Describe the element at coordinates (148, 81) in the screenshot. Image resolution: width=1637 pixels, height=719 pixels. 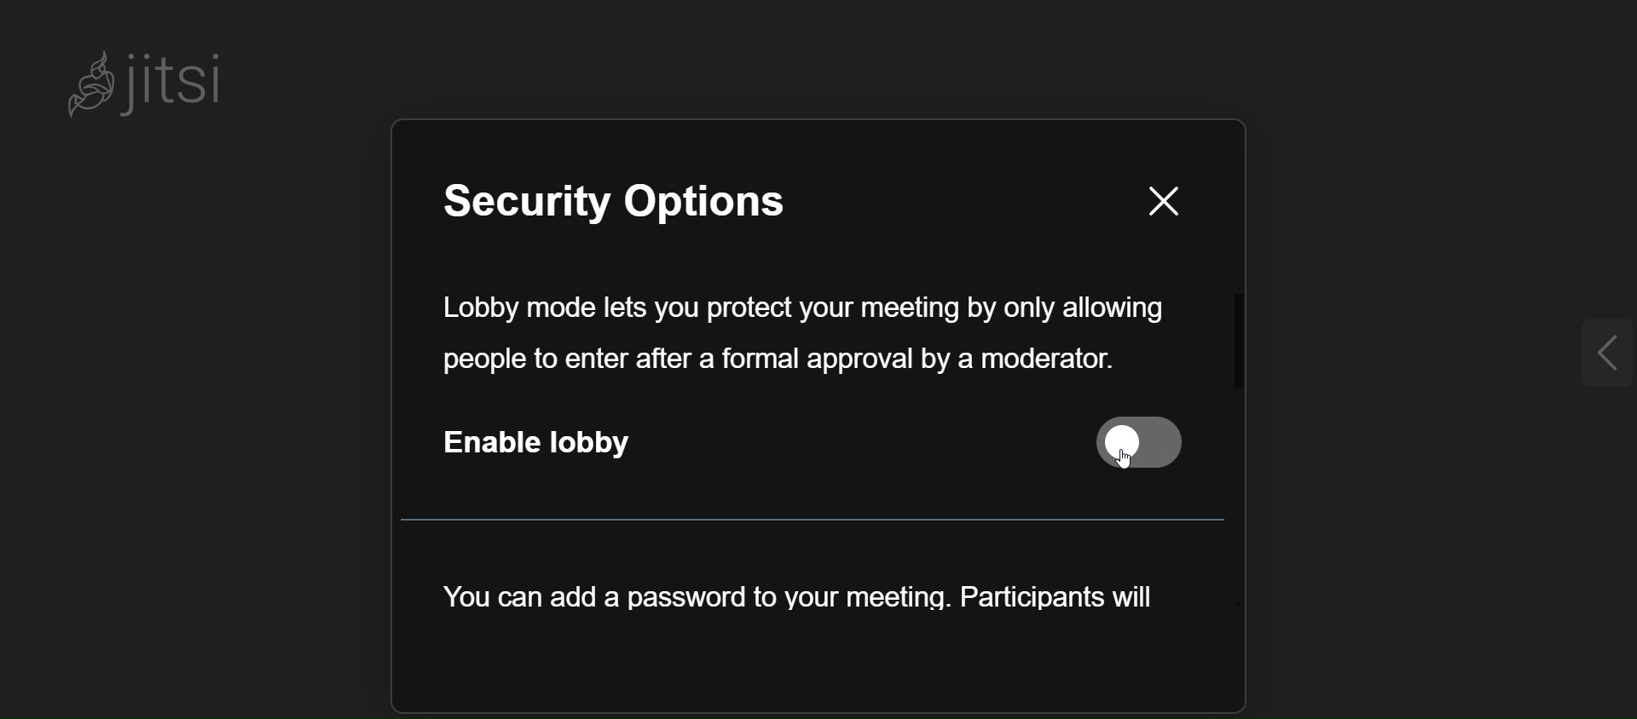
I see `Jitsi` at that location.